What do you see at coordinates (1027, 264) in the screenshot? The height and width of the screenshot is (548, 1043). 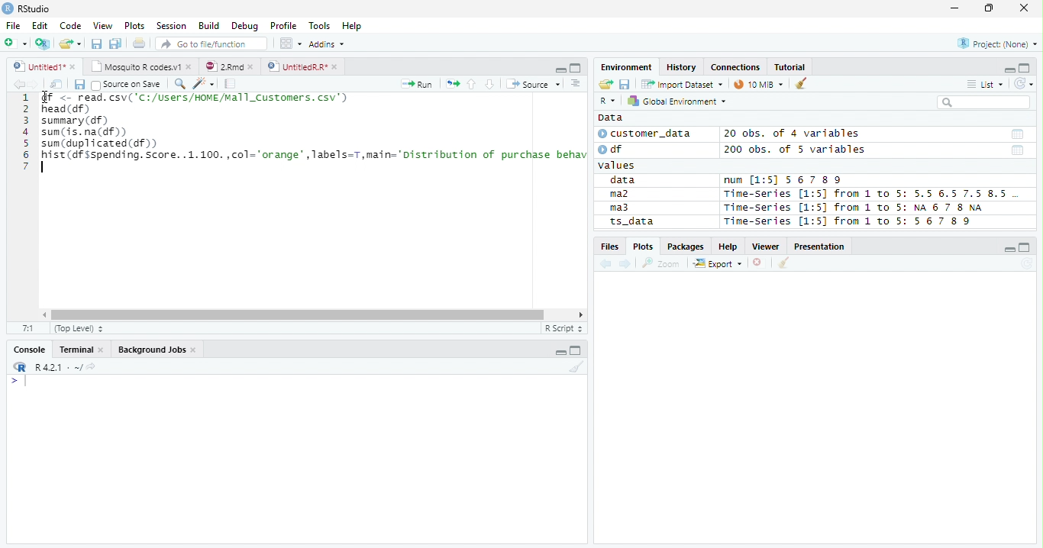 I see `Refresh` at bounding box center [1027, 264].